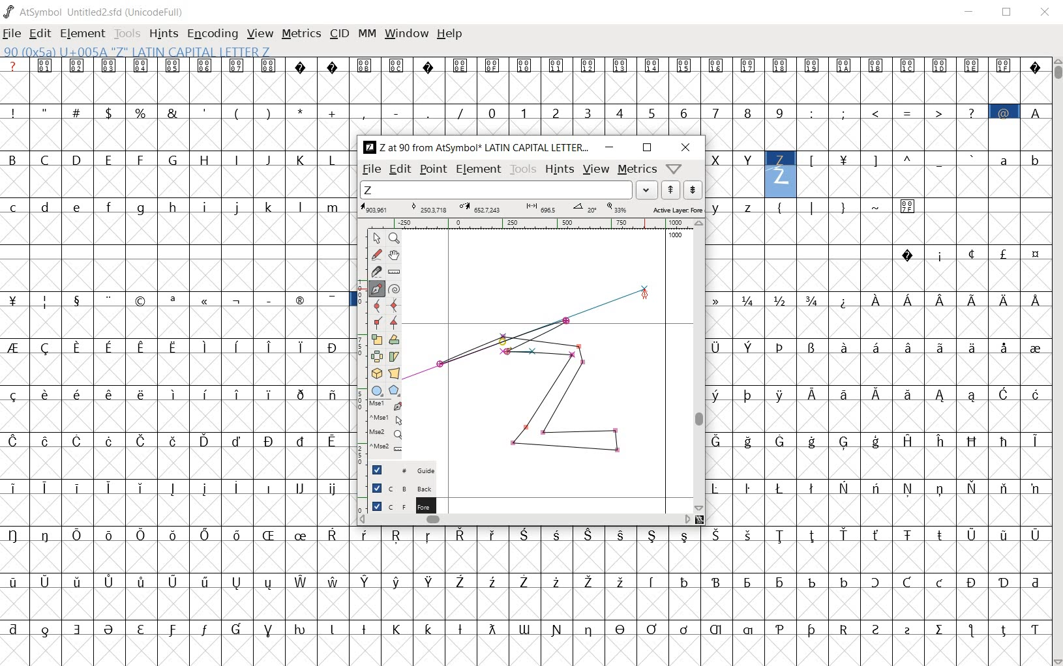  I want to click on flip the selection, so click(376, 357).